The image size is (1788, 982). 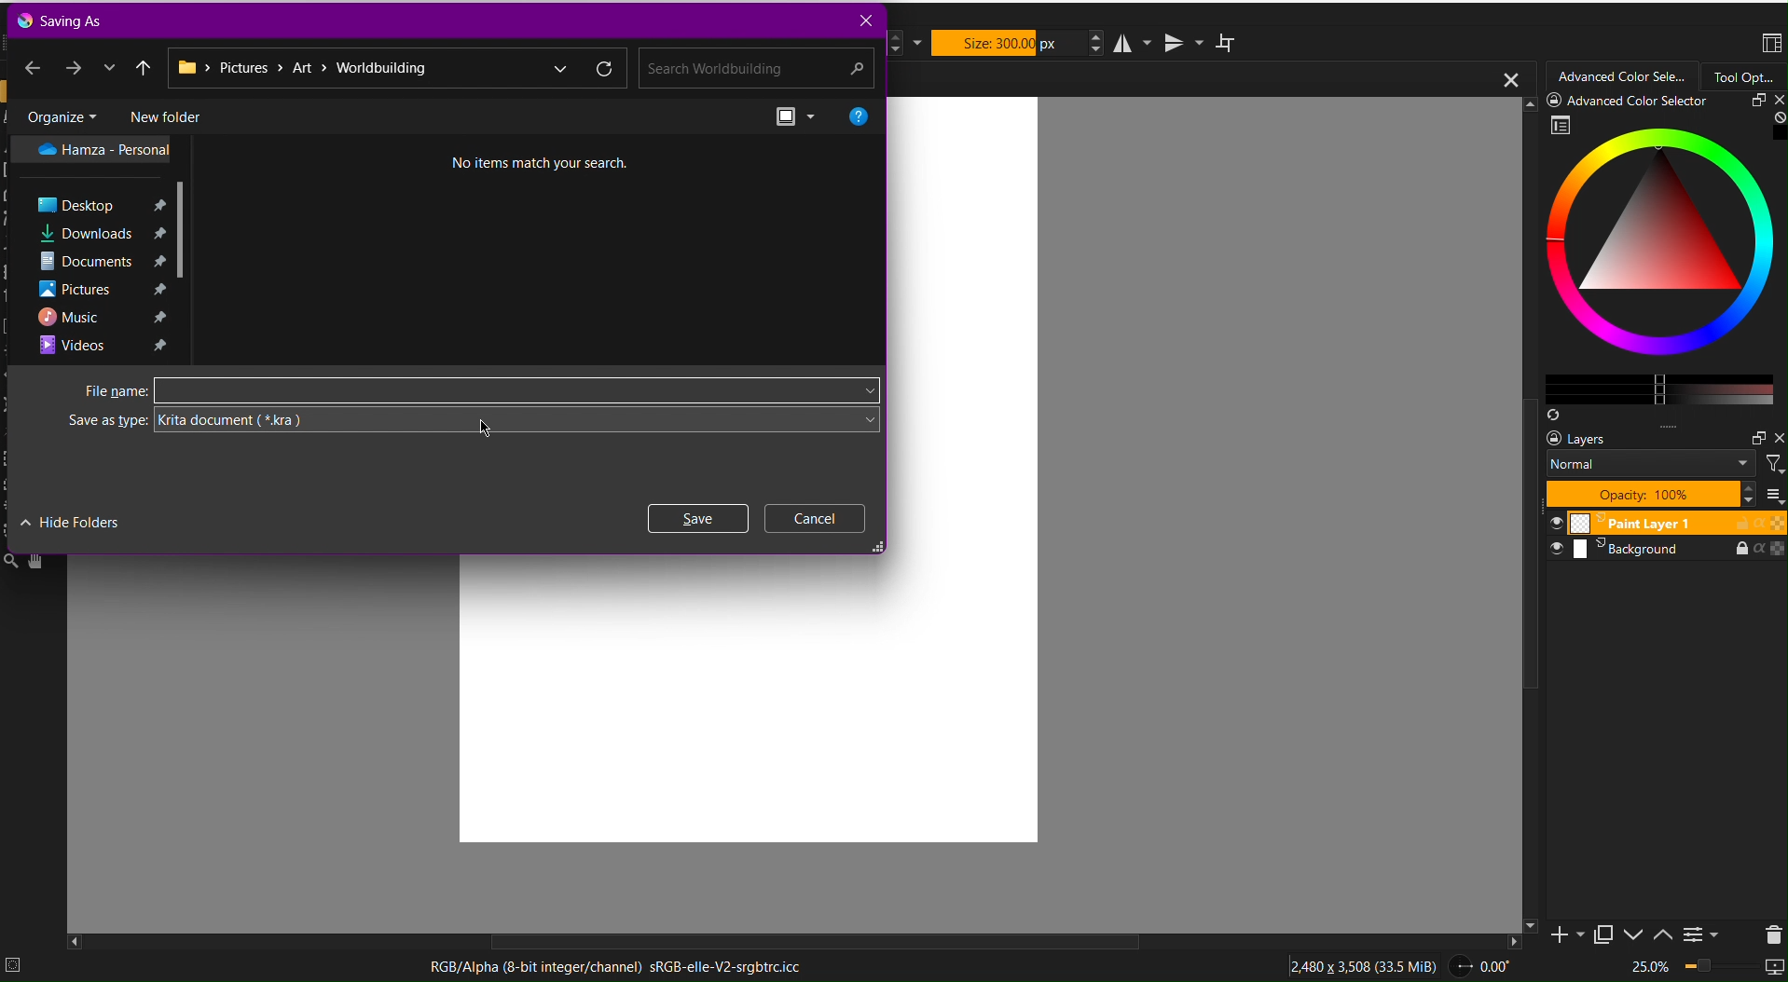 What do you see at coordinates (1182, 41) in the screenshot?
I see `Vertical Mirror` at bounding box center [1182, 41].